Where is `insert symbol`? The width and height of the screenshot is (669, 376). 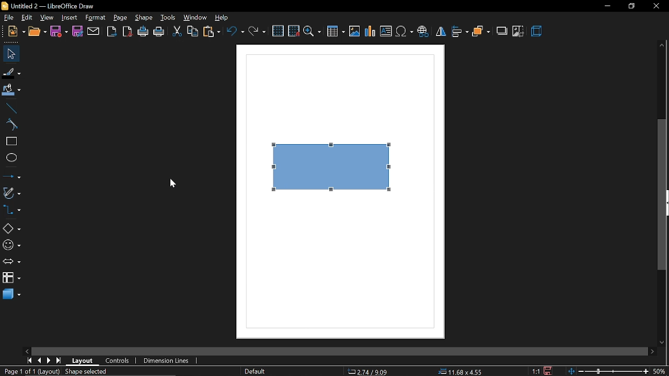
insert symbol is located at coordinates (404, 32).